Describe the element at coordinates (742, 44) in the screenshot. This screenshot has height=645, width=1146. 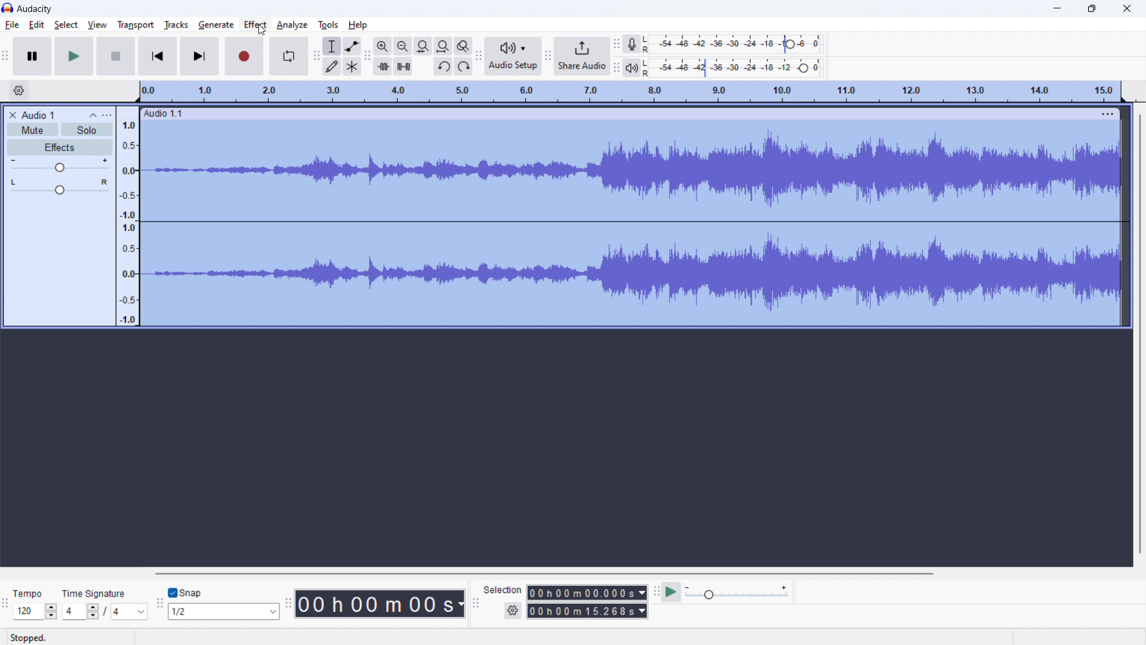
I see `record level` at that location.